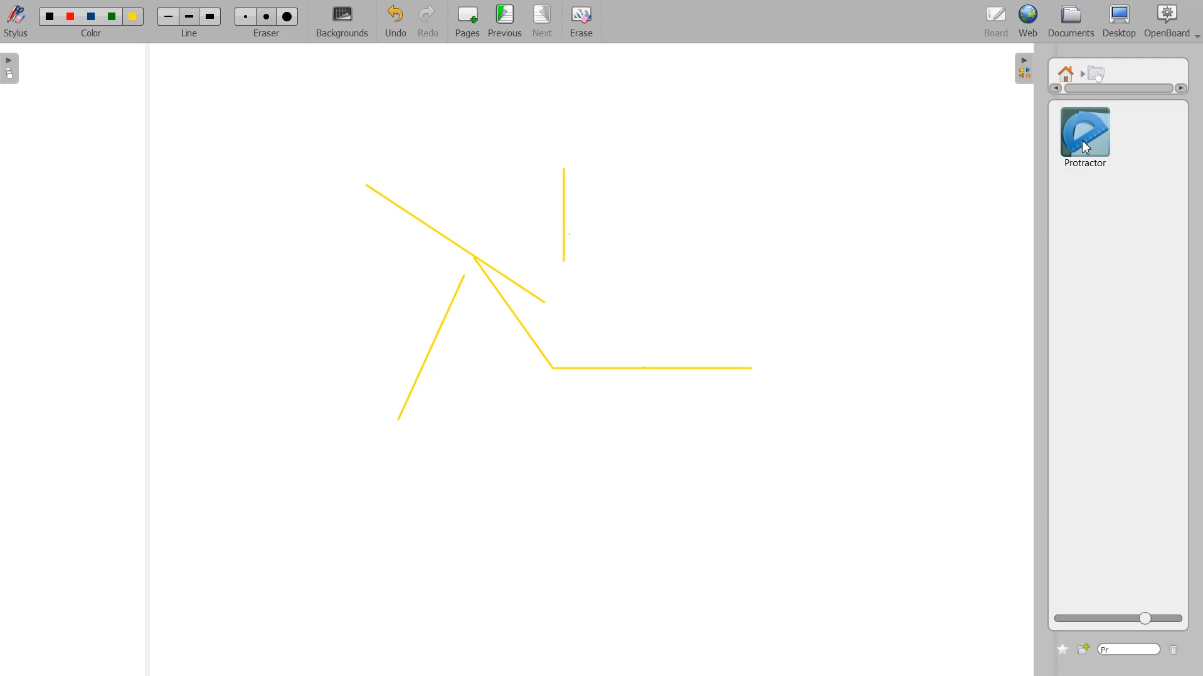 The image size is (1203, 676). Describe the element at coordinates (192, 35) in the screenshot. I see `line` at that location.